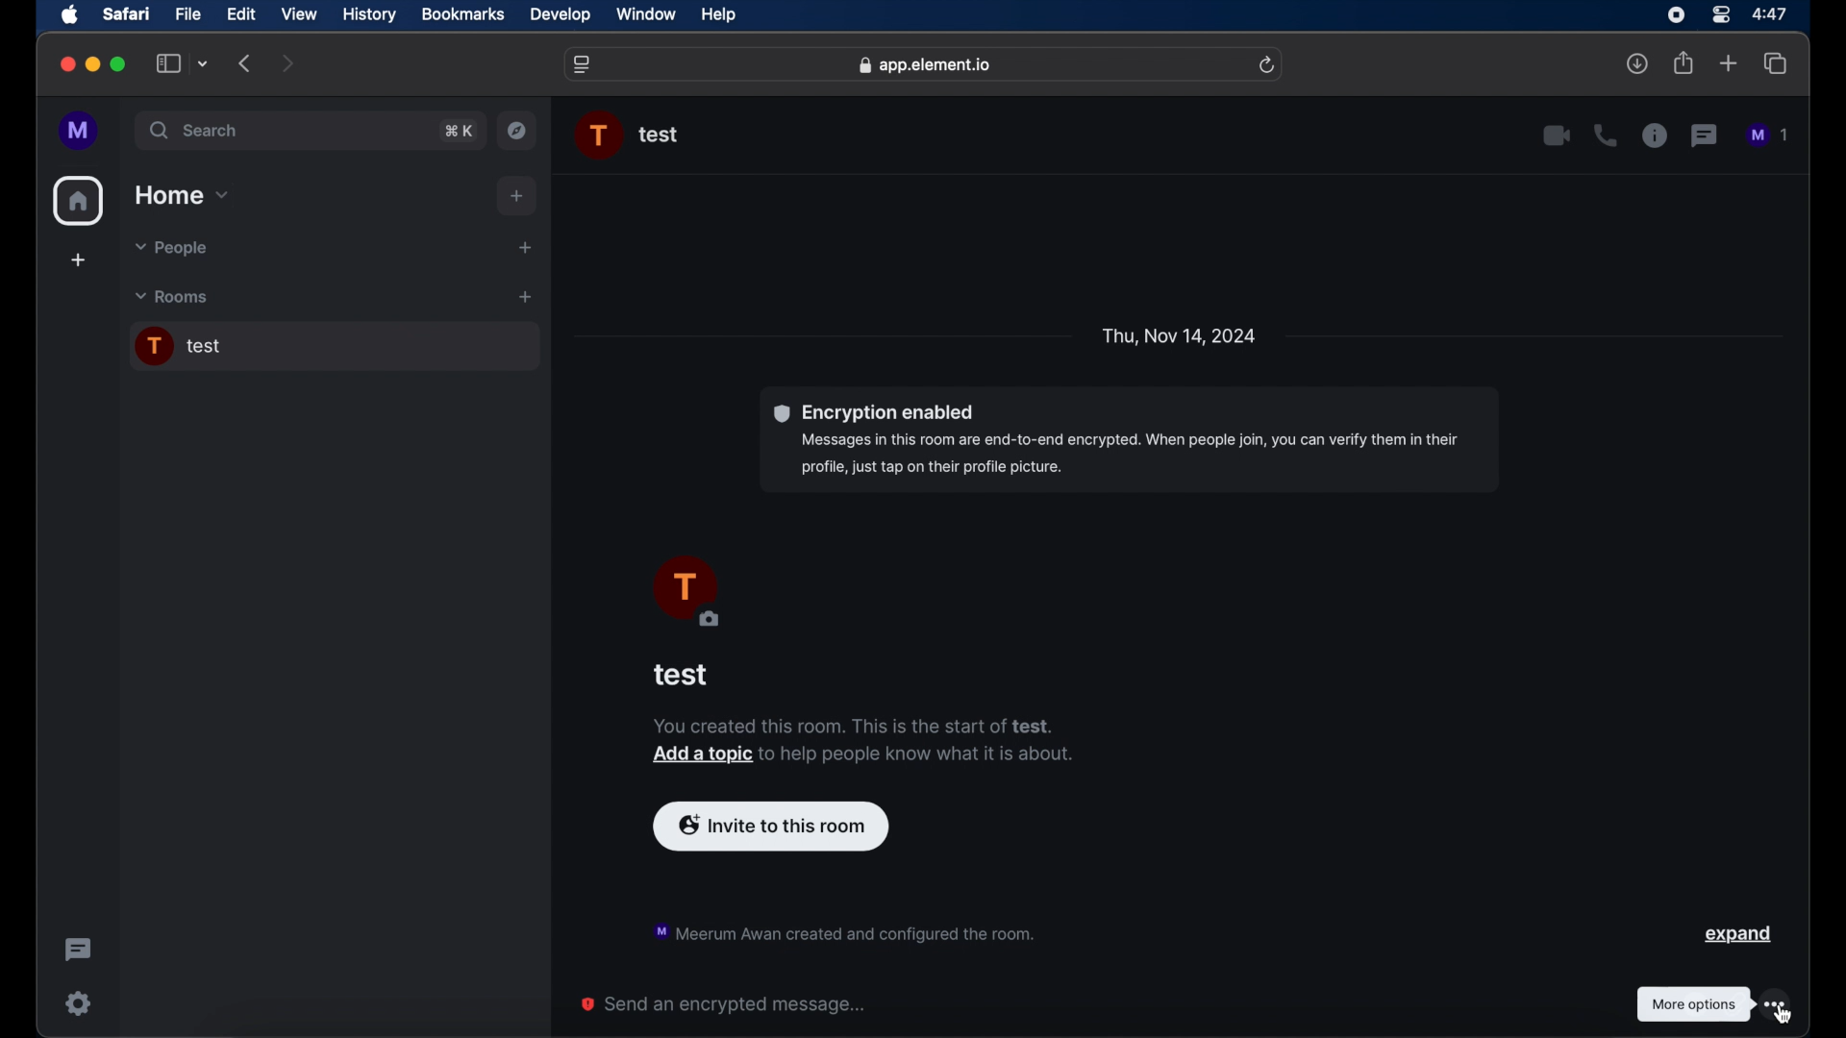 The width and height of the screenshot is (1846, 1038). Describe the element at coordinates (1788, 1018) in the screenshot. I see `Cursor` at that location.